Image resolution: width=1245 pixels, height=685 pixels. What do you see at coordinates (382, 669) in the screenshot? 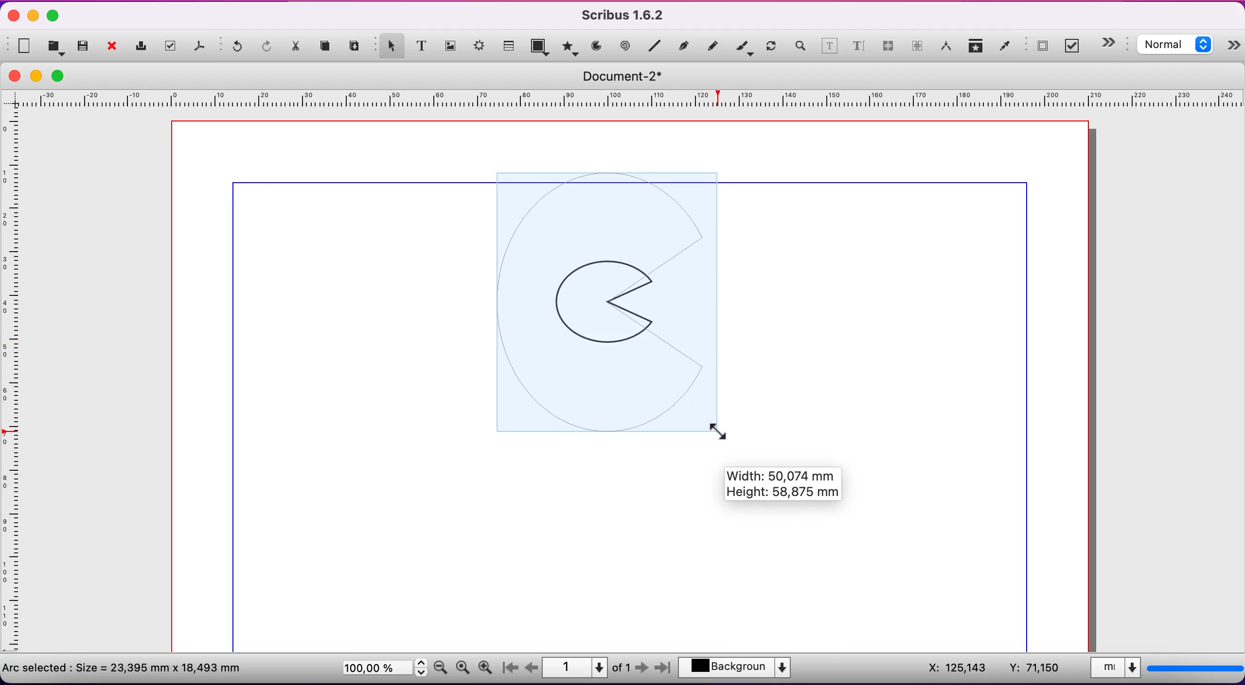
I see `zoom percentage` at bounding box center [382, 669].